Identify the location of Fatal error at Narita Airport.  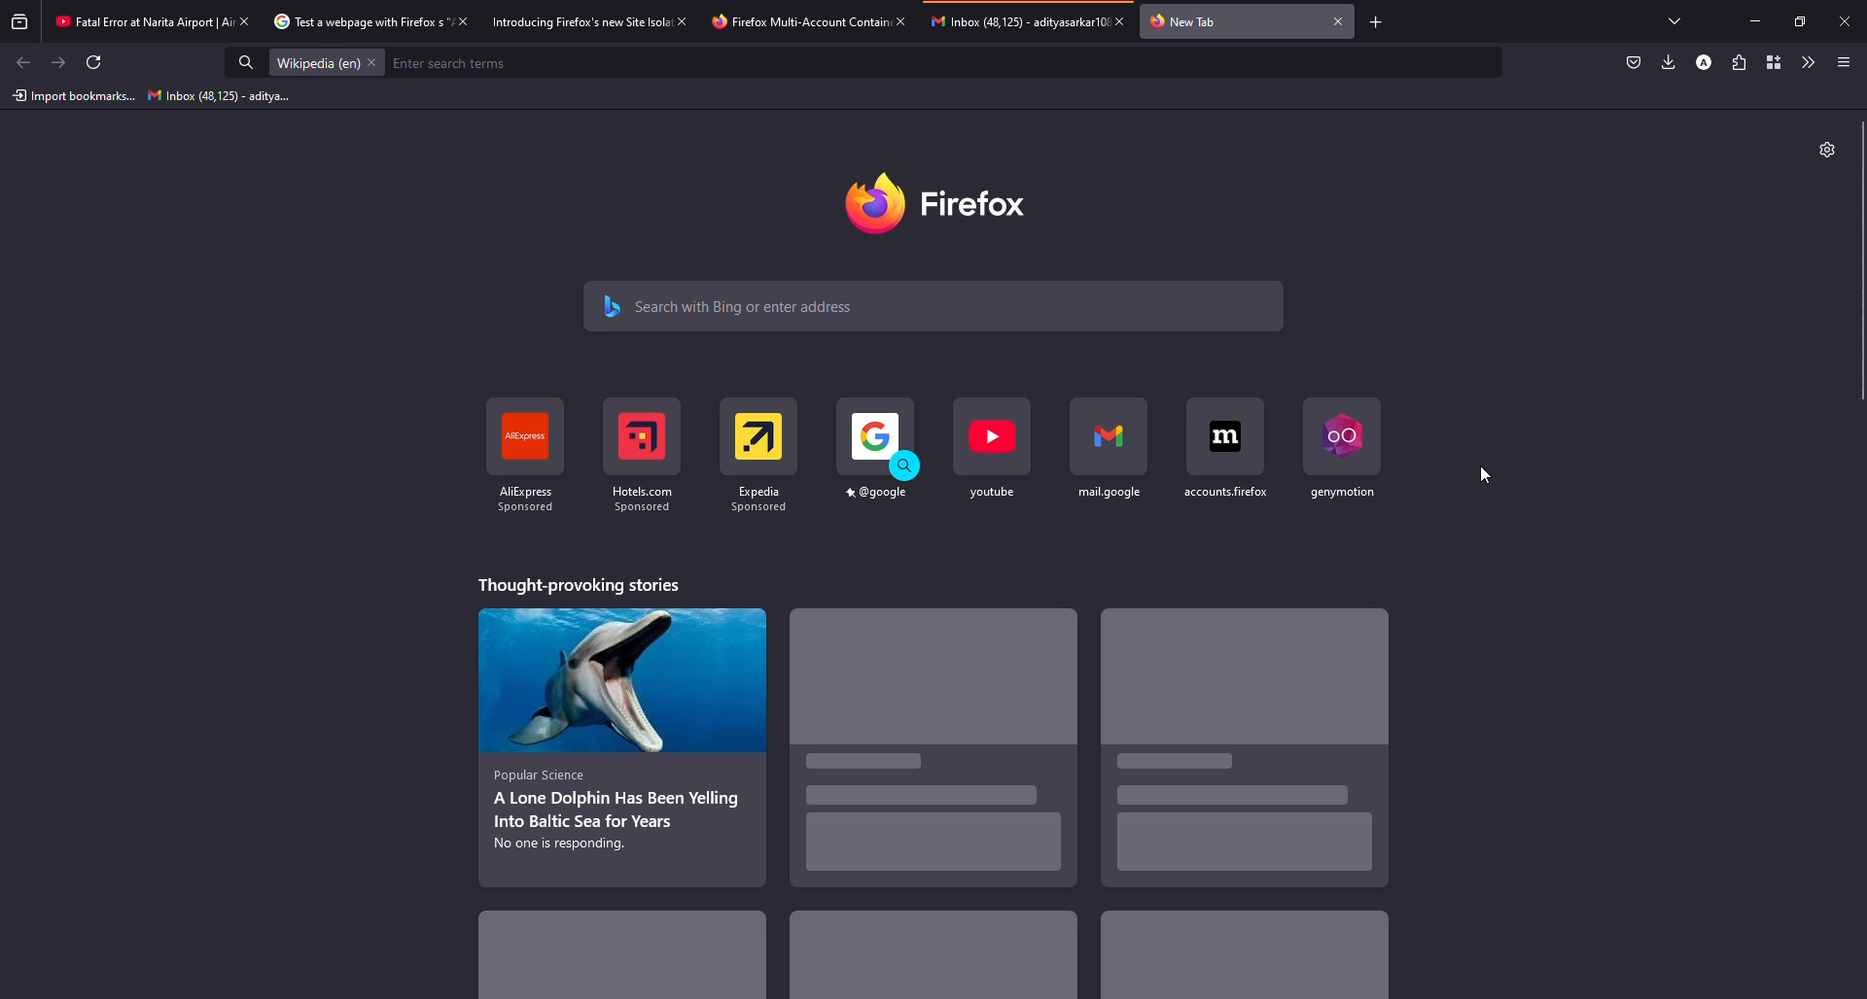
(132, 22).